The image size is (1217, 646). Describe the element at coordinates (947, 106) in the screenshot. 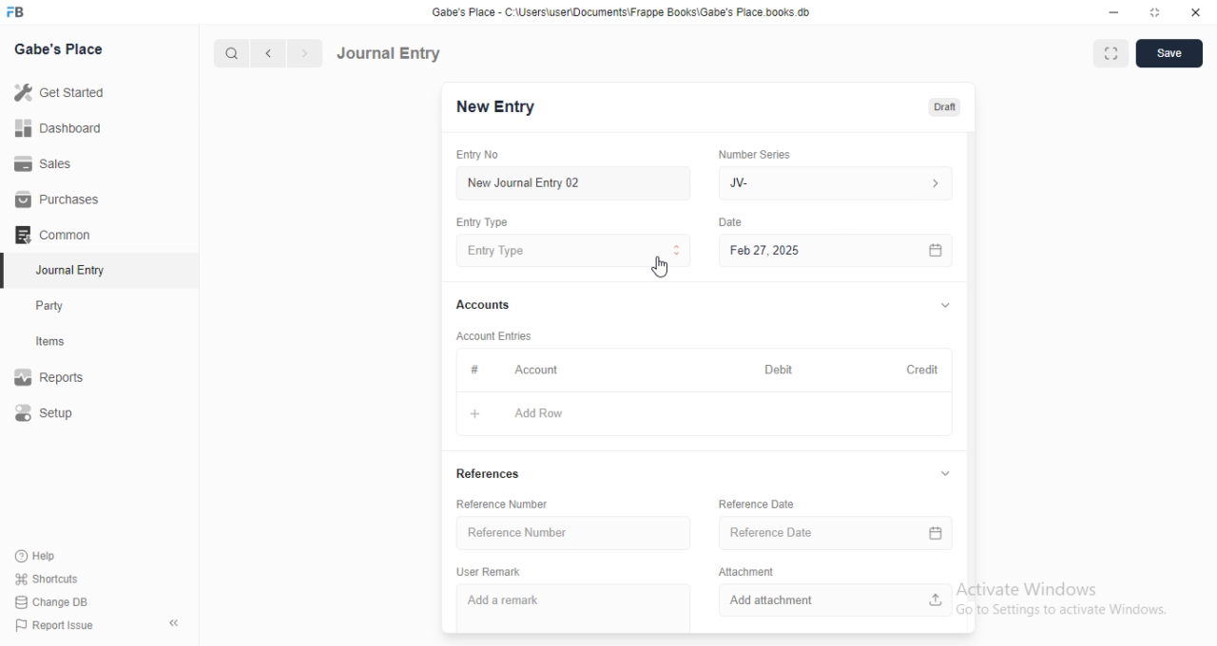

I see `Draft` at that location.